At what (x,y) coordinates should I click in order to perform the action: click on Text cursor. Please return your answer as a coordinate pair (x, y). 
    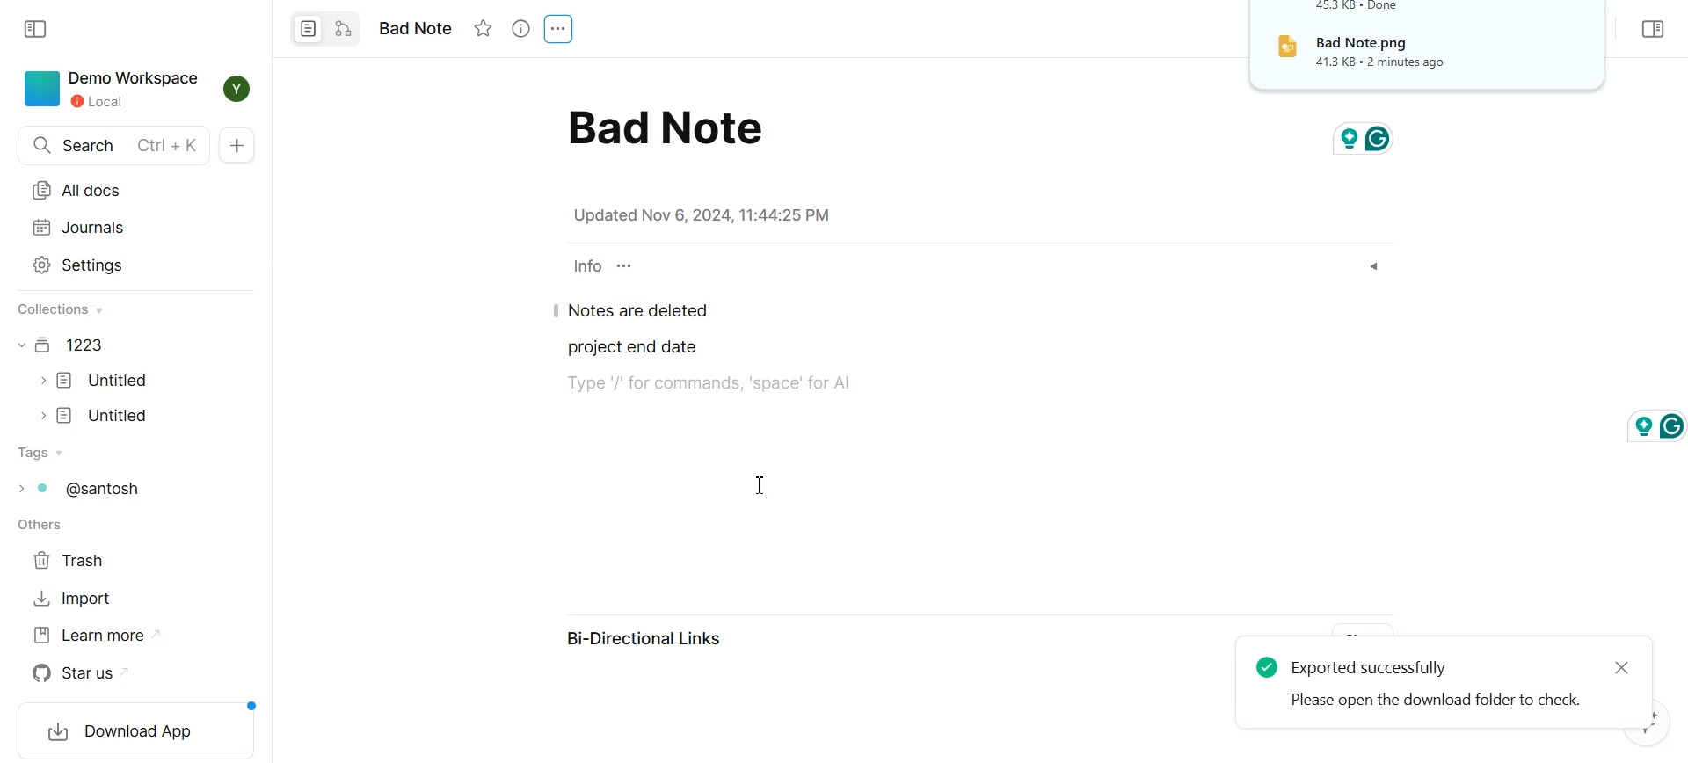
    Looking at the image, I should click on (762, 485).